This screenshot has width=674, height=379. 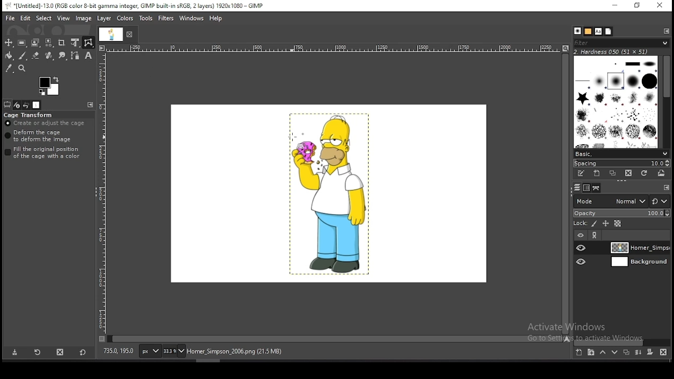 I want to click on create a new layer group, so click(x=591, y=353).